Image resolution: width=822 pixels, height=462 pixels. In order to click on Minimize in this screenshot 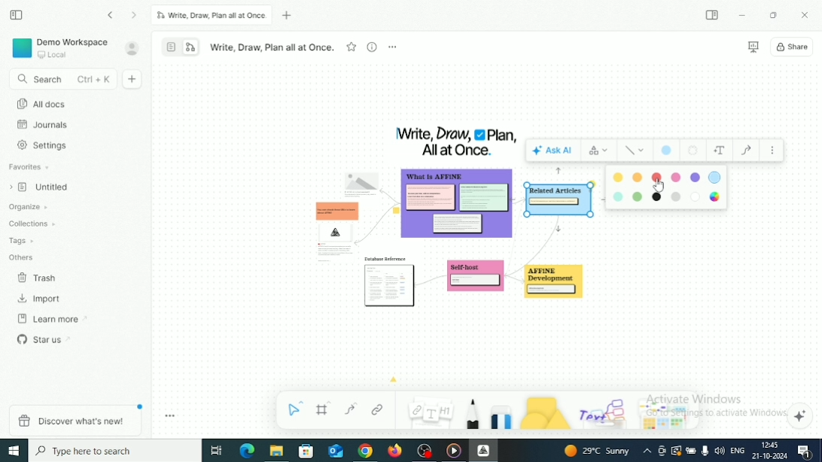, I will do `click(743, 16)`.